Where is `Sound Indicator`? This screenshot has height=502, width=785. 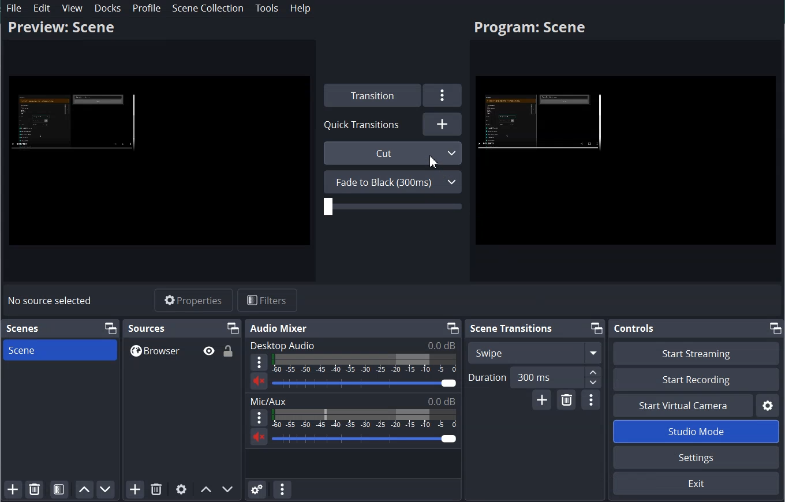 Sound Indicator is located at coordinates (365, 364).